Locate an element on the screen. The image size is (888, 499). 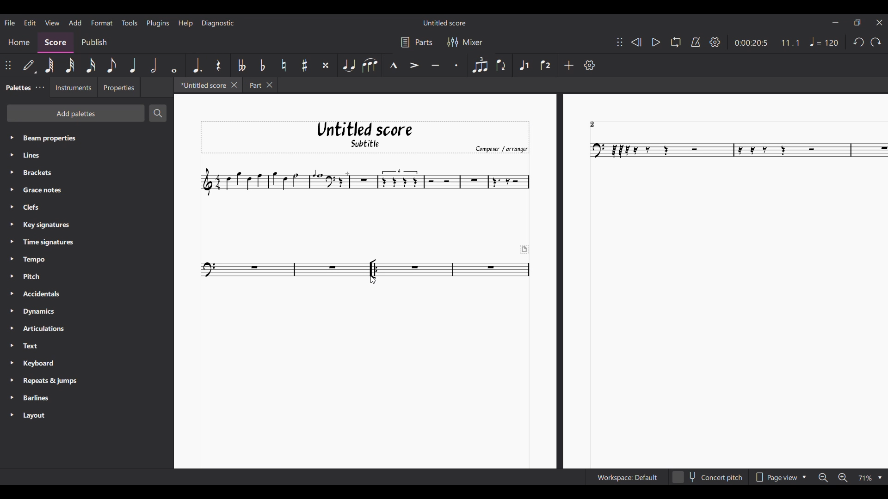
Zoom out is located at coordinates (823, 478).